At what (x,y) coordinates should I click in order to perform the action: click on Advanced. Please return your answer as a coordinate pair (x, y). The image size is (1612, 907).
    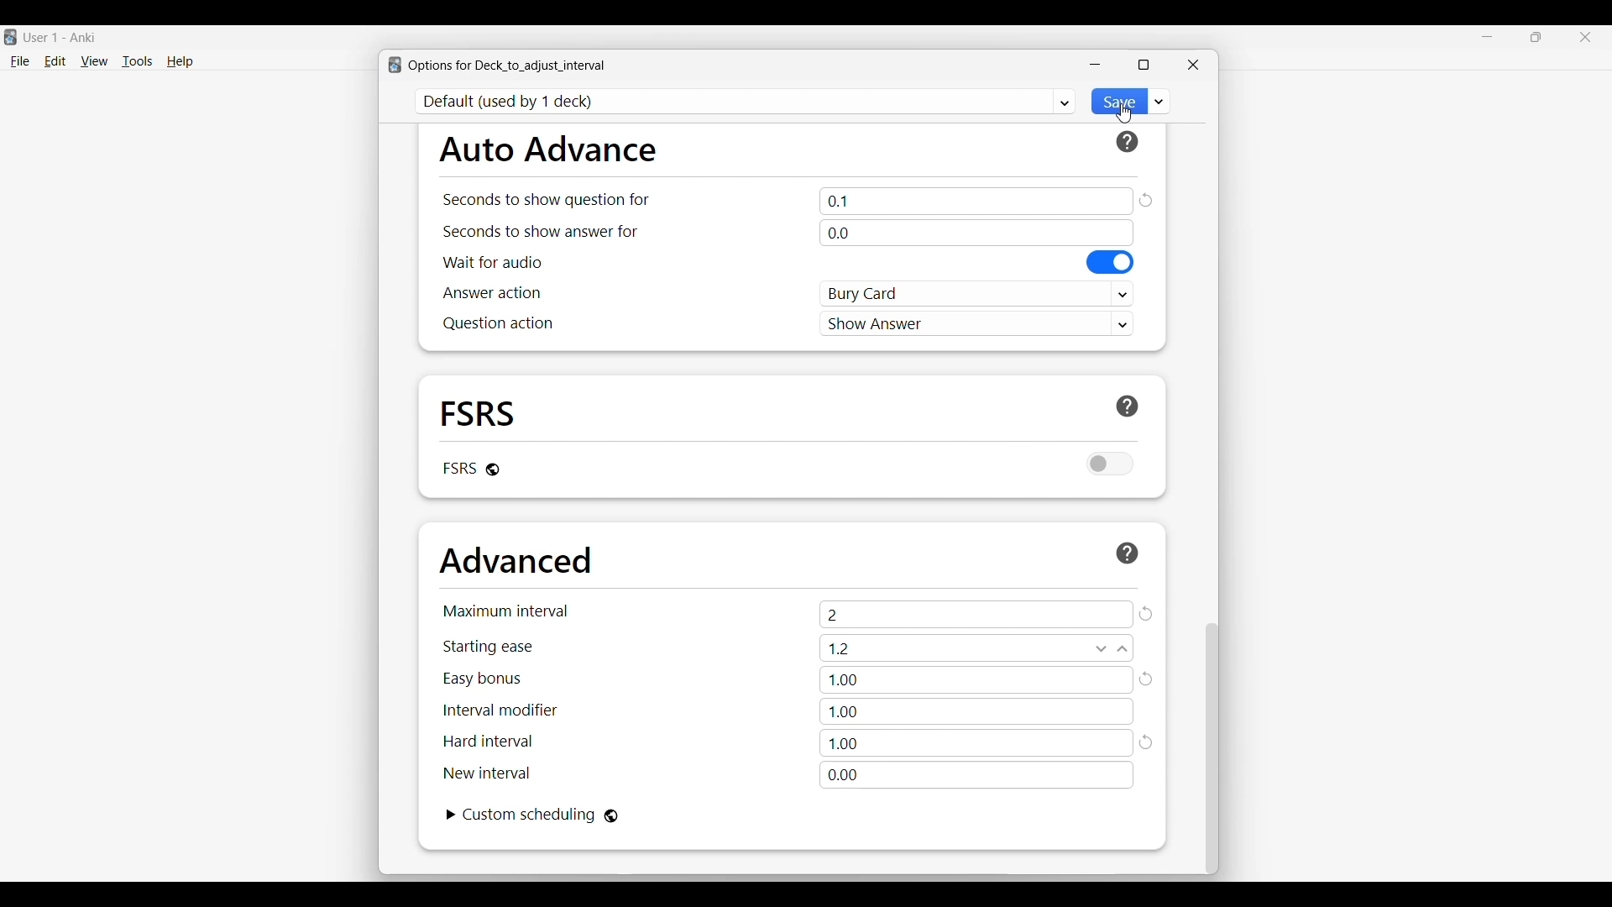
    Looking at the image, I should click on (516, 560).